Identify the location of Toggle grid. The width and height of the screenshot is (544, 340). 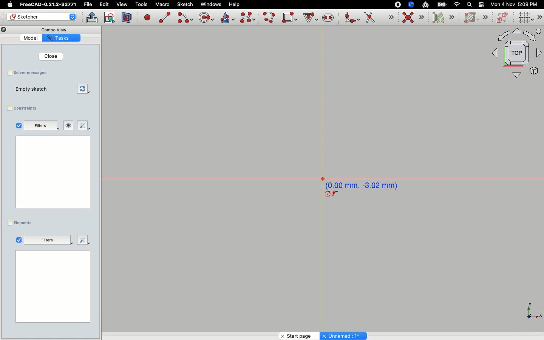
(526, 17).